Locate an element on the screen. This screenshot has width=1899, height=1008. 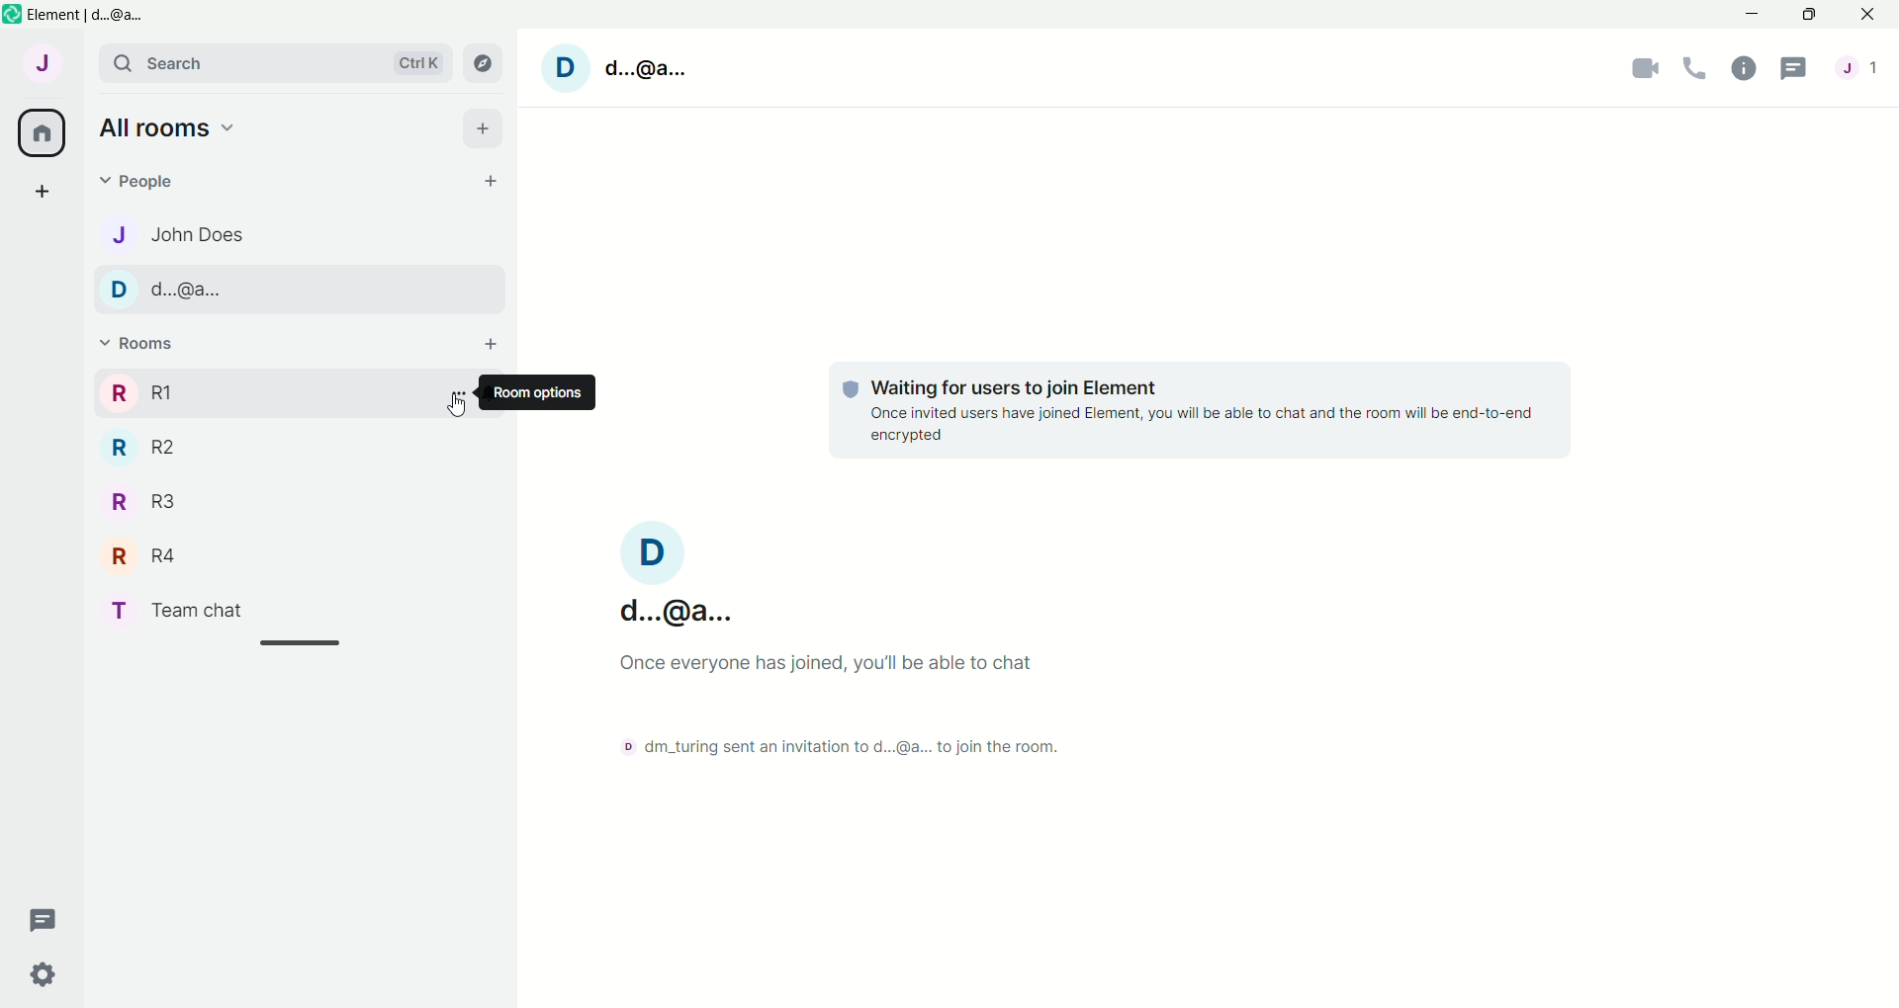
Close  is located at coordinates (1871, 15).